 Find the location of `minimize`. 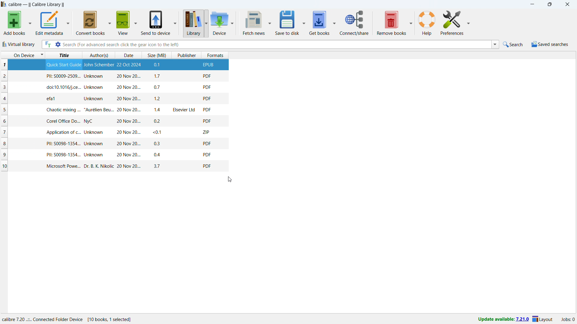

minimize is located at coordinates (532, 4).